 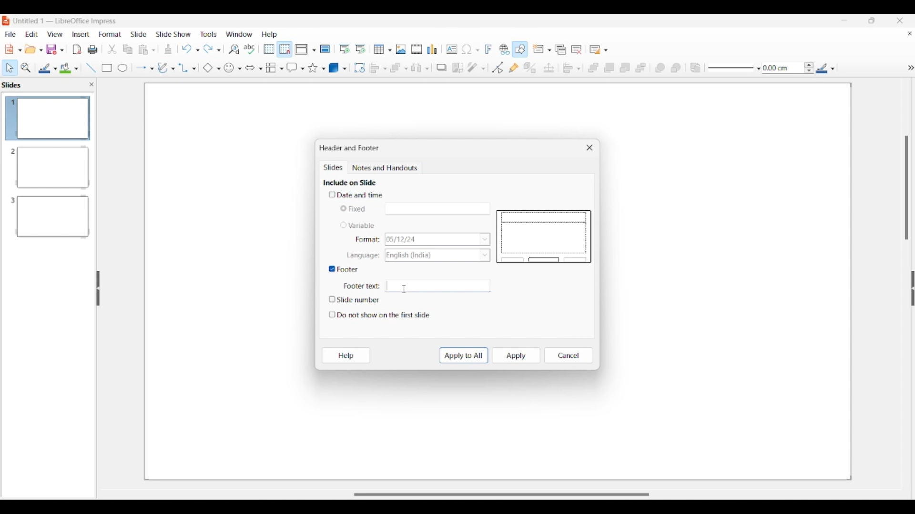 What do you see at coordinates (544, 237) in the screenshot?
I see `Slide preview` at bounding box center [544, 237].